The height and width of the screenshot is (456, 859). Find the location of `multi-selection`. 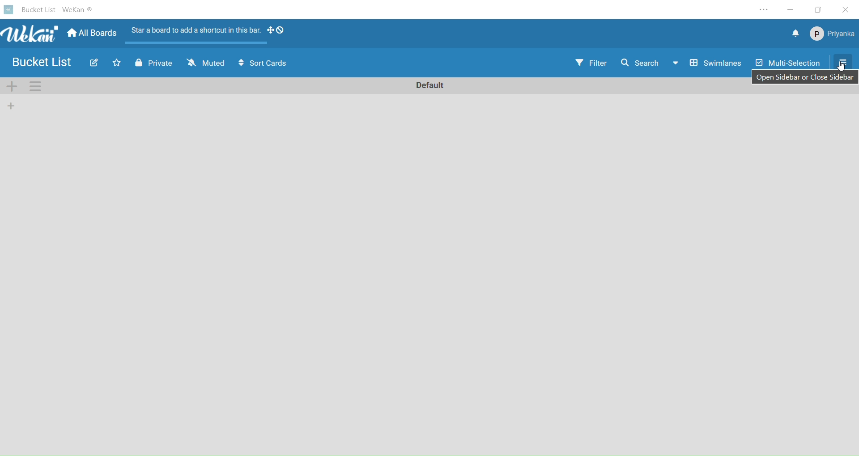

multi-selection is located at coordinates (791, 62).